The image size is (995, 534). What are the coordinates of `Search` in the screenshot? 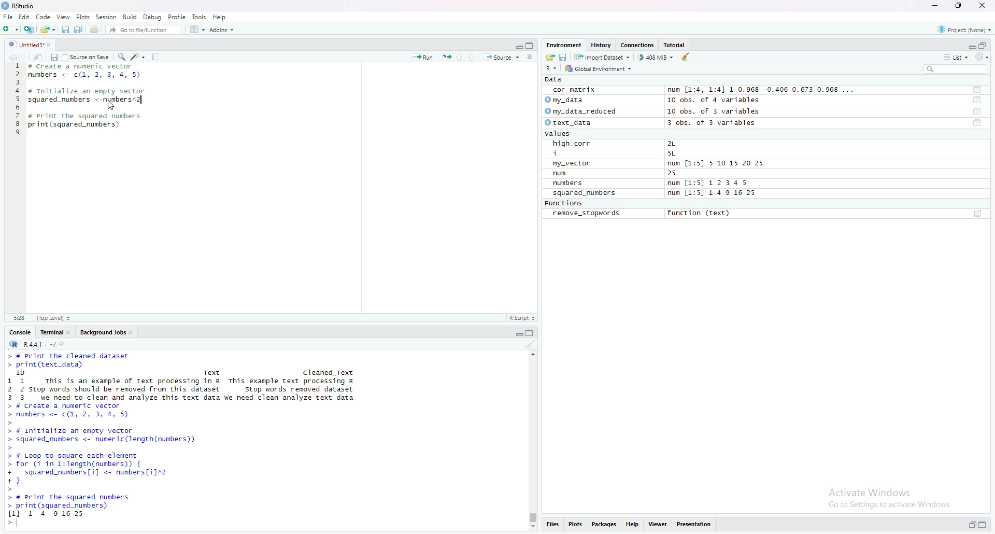 It's located at (955, 69).